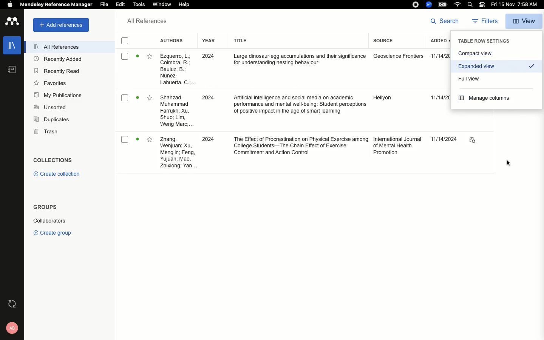  What do you see at coordinates (209, 41) in the screenshot?
I see `Year` at bounding box center [209, 41].